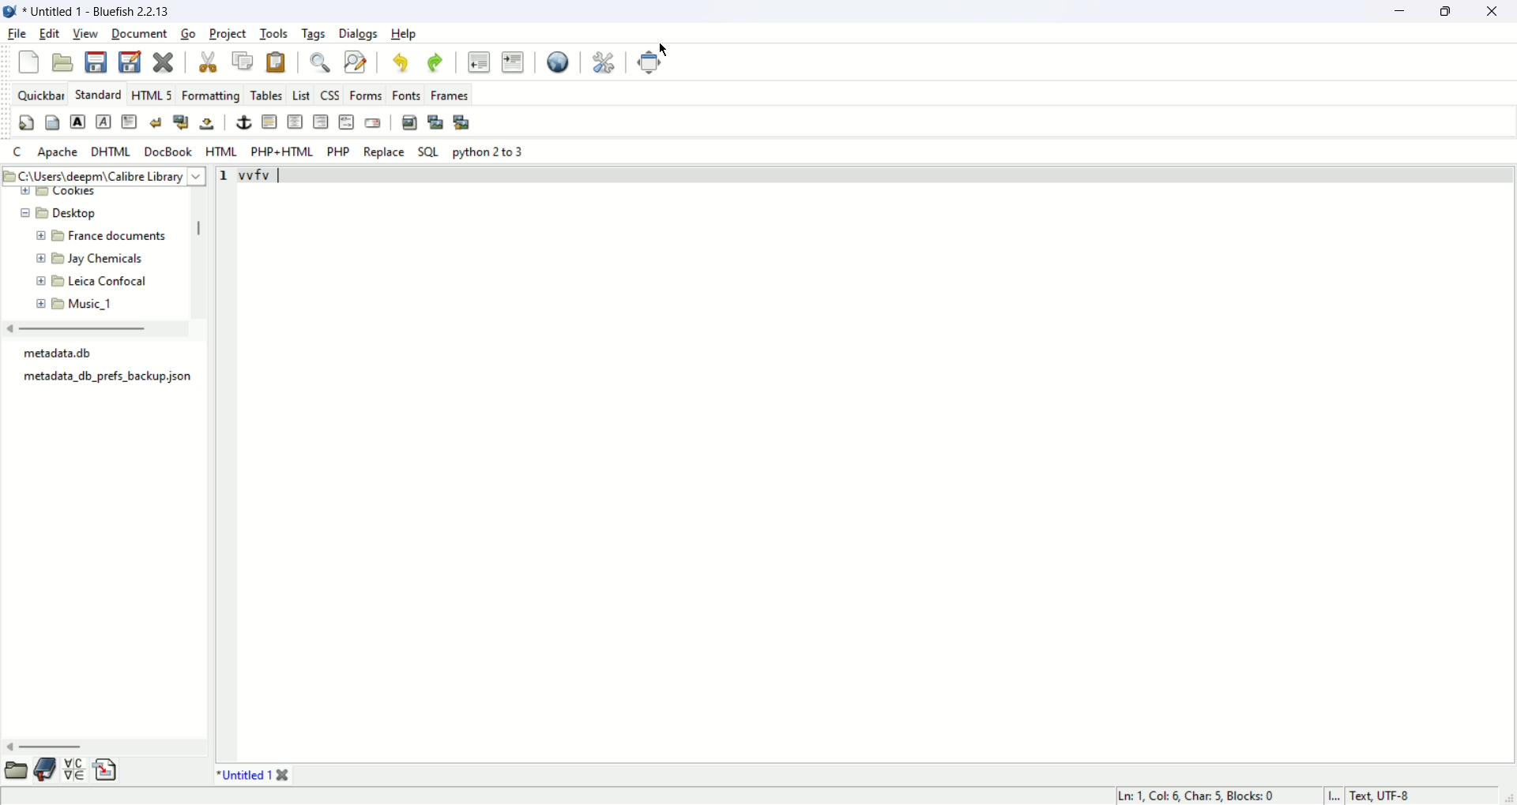 This screenshot has width=1517, height=805. I want to click on vertical scroll bar, so click(203, 231).